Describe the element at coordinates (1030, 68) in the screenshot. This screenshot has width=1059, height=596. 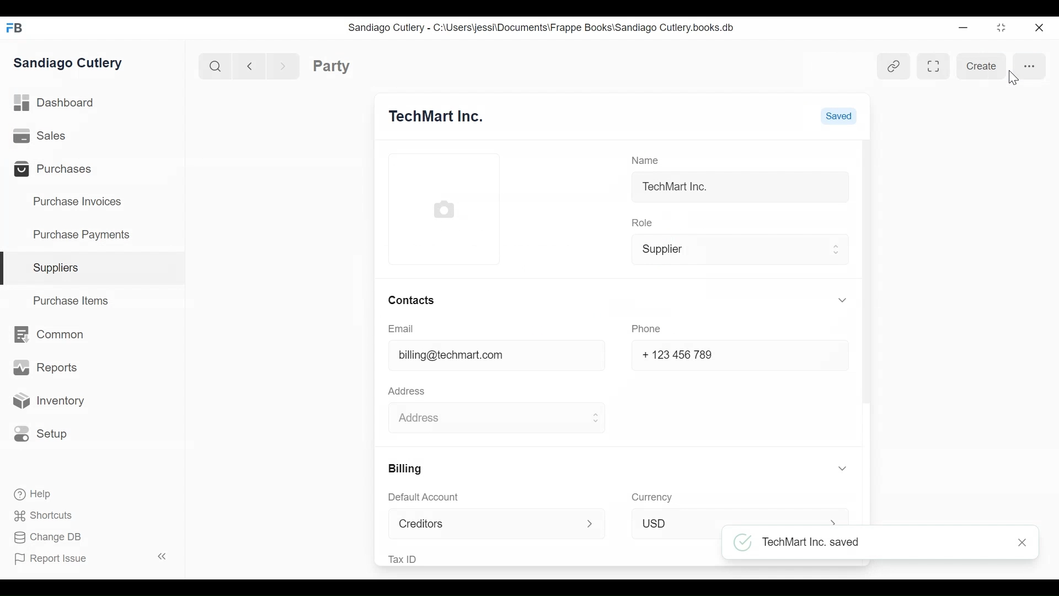
I see `more` at that location.